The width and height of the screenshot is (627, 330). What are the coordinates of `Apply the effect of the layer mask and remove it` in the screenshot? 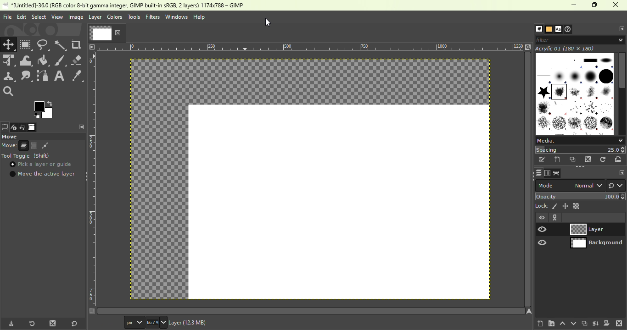 It's located at (607, 323).